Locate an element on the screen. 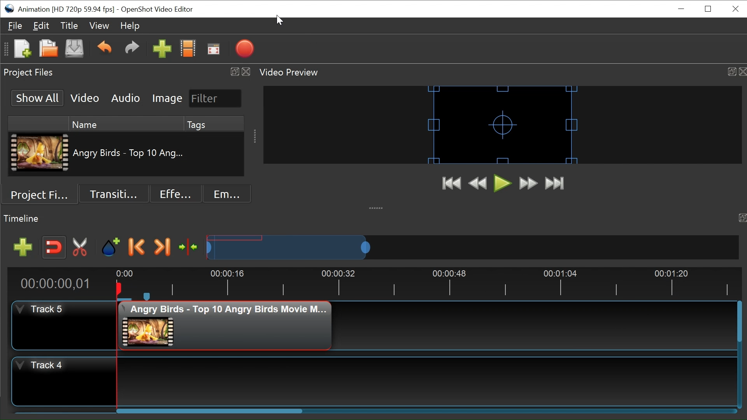 This screenshot has height=420, width=747. Effects is located at coordinates (174, 194).